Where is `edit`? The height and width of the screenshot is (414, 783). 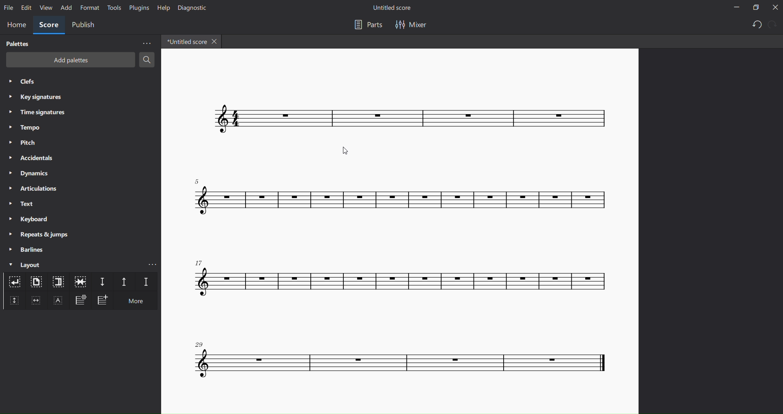 edit is located at coordinates (26, 8).